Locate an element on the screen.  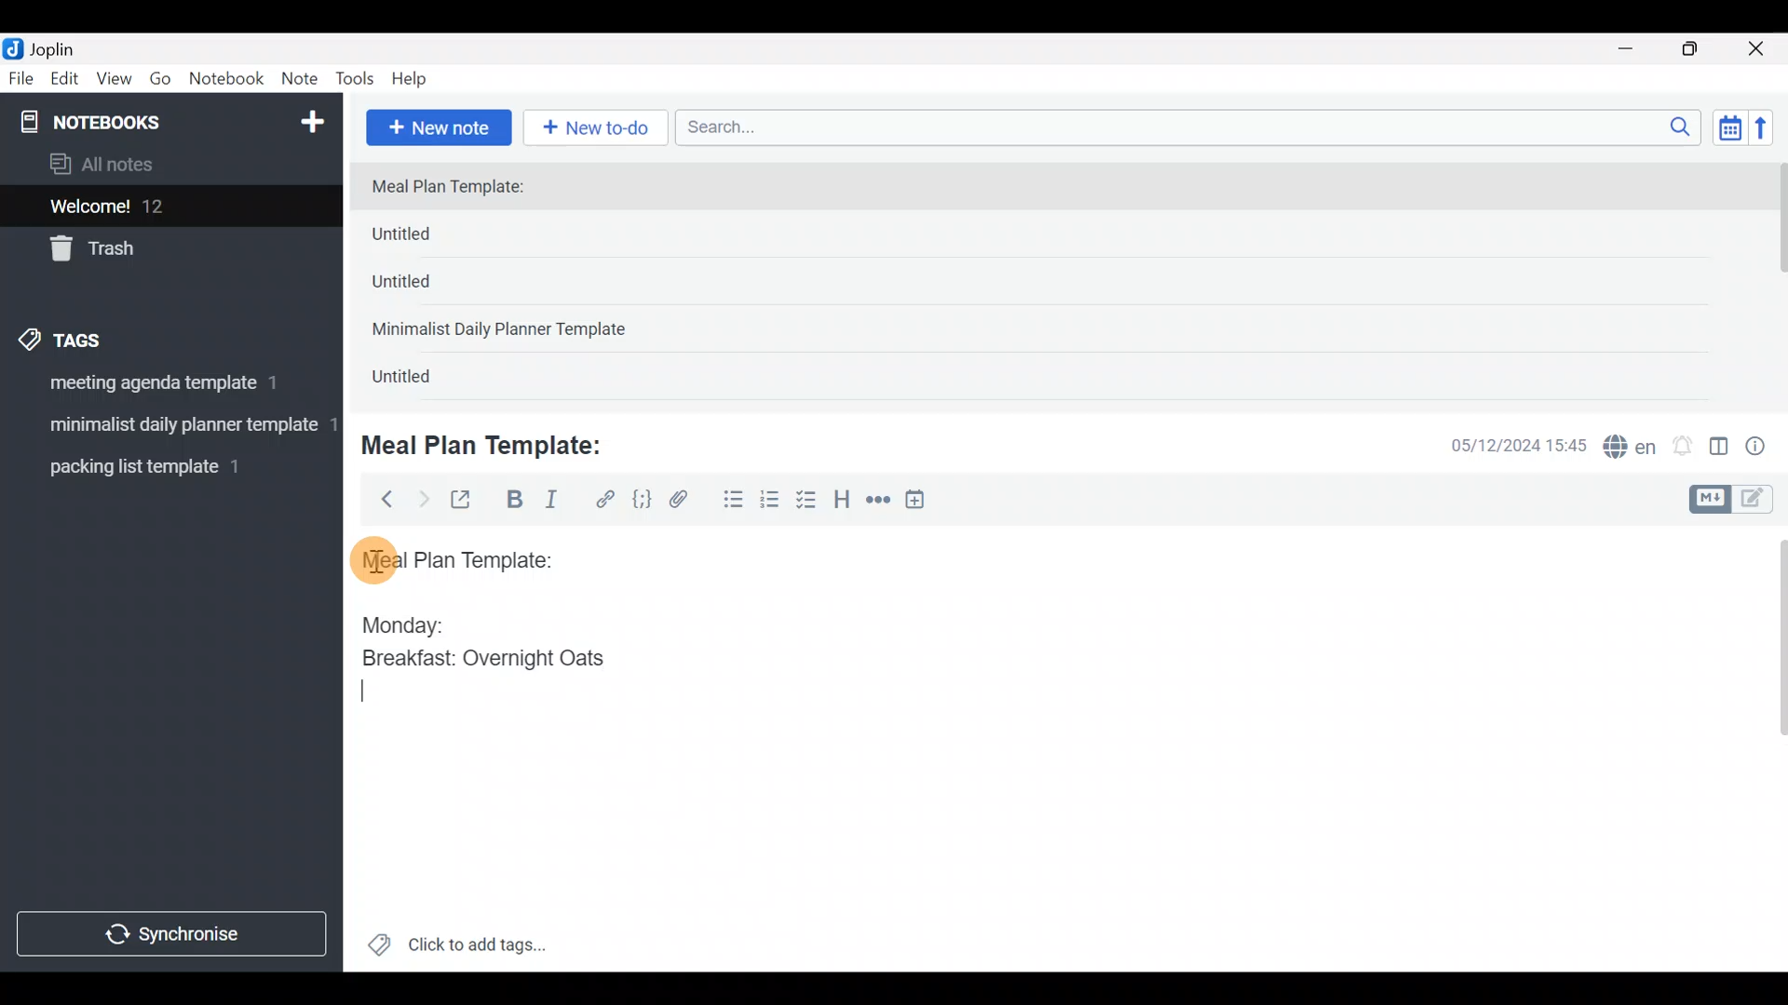
Synchronize is located at coordinates (174, 933).